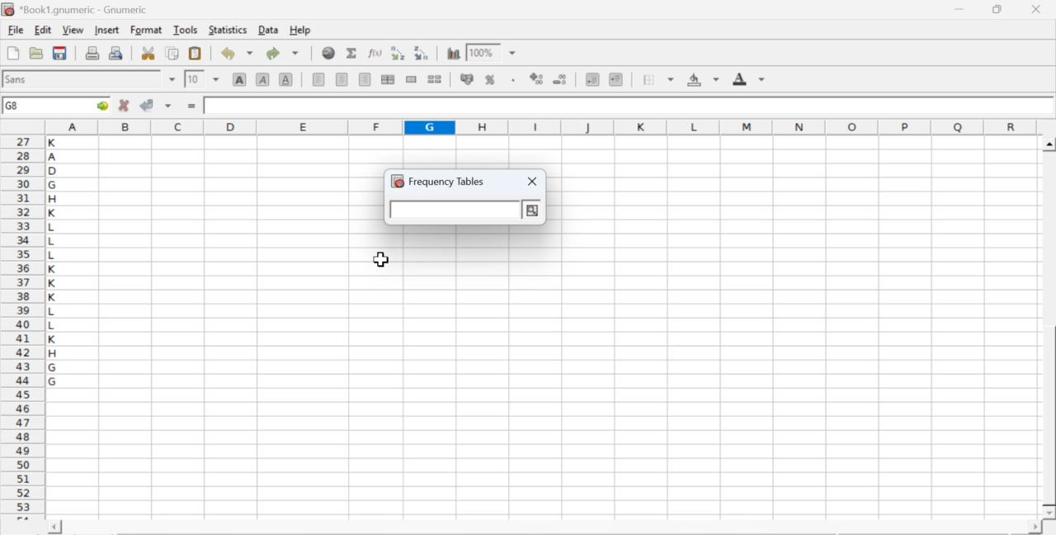  I want to click on center horizontally, so click(388, 79).